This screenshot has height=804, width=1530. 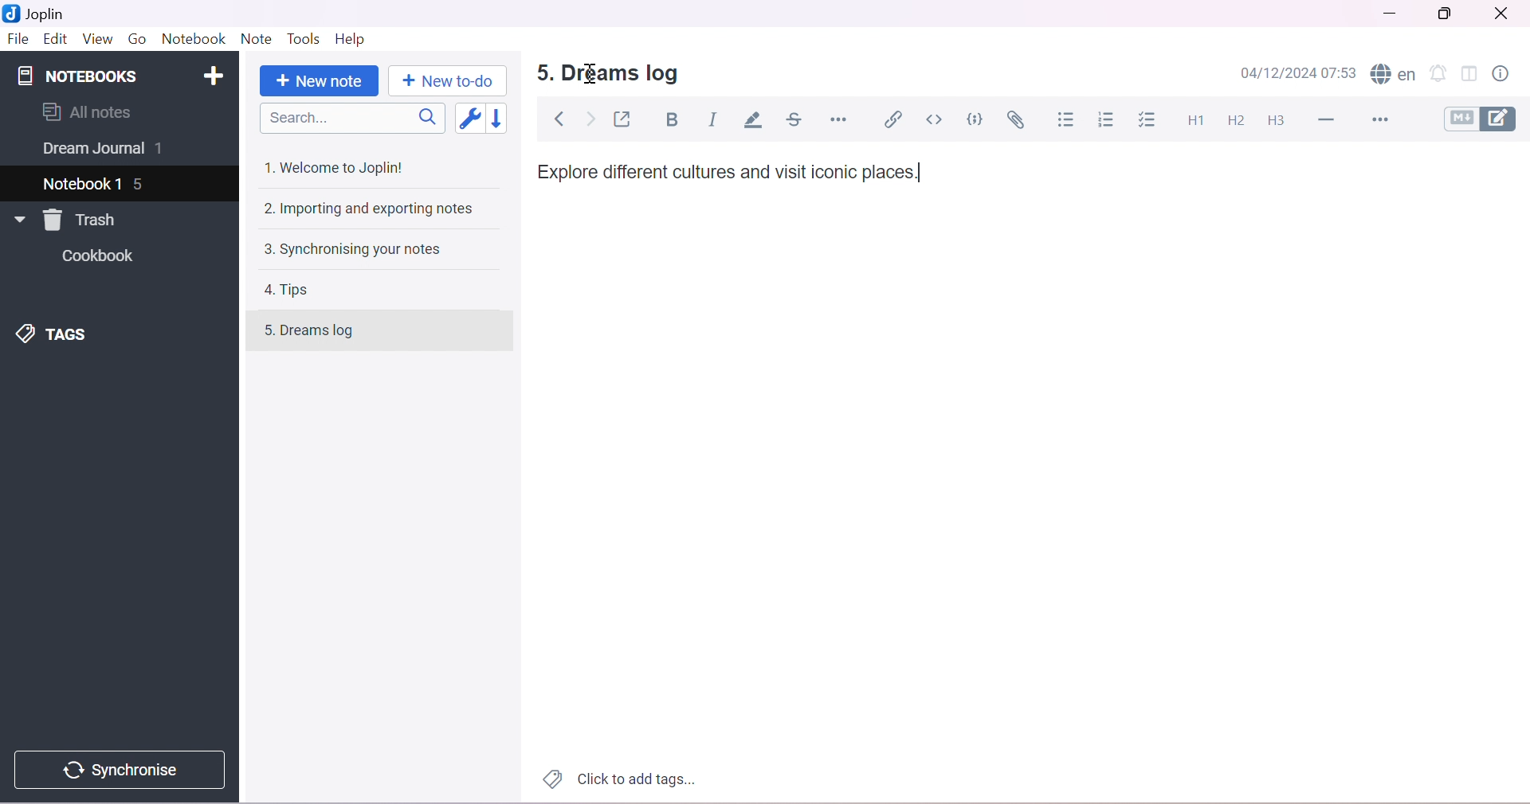 I want to click on Bulleted list, so click(x=1068, y=120).